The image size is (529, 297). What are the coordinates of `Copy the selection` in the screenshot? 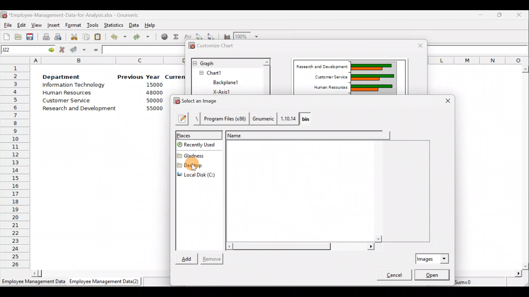 It's located at (88, 37).